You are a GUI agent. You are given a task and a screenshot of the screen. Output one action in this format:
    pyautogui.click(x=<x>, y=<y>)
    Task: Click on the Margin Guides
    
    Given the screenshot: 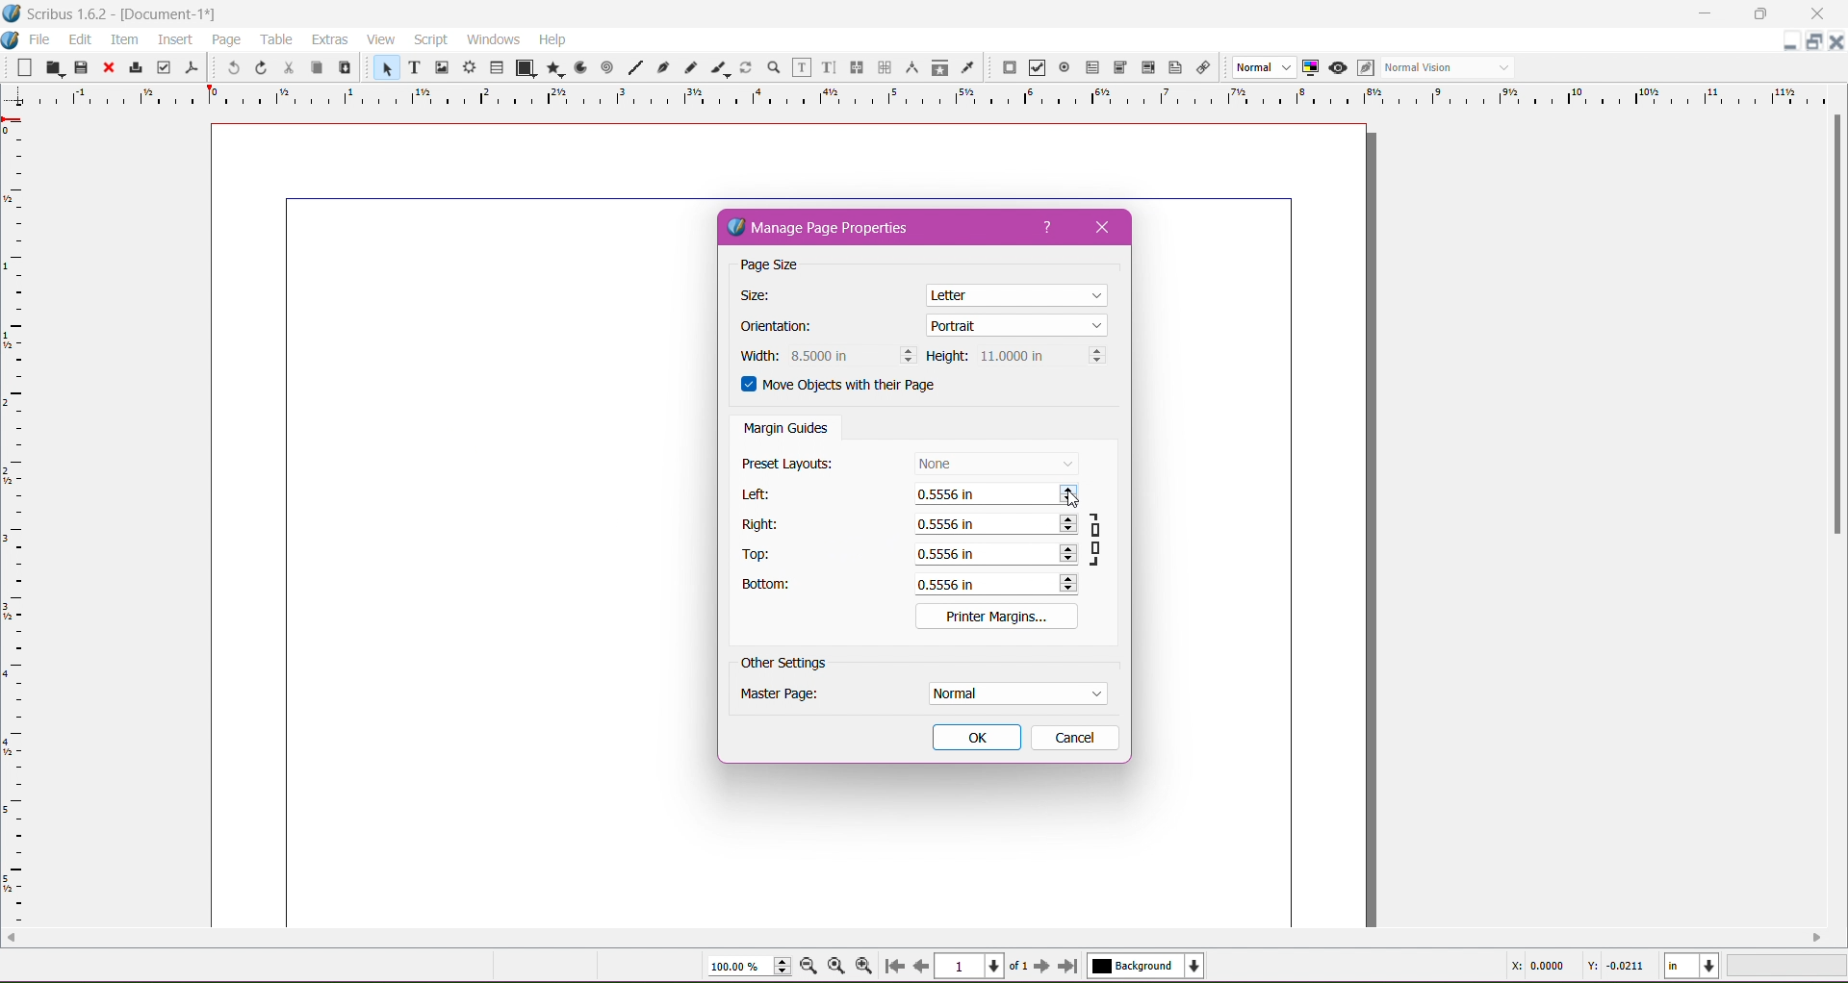 What is the action you would take?
    pyautogui.click(x=786, y=430)
    